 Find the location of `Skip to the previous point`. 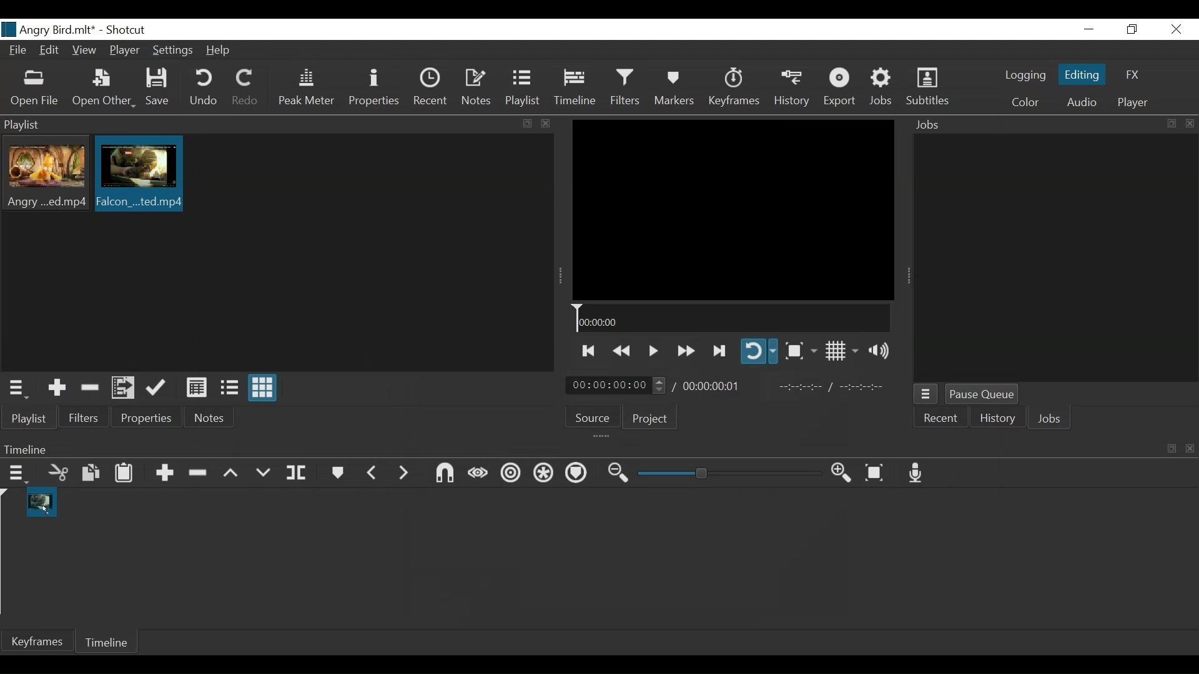

Skip to the previous point is located at coordinates (590, 351).